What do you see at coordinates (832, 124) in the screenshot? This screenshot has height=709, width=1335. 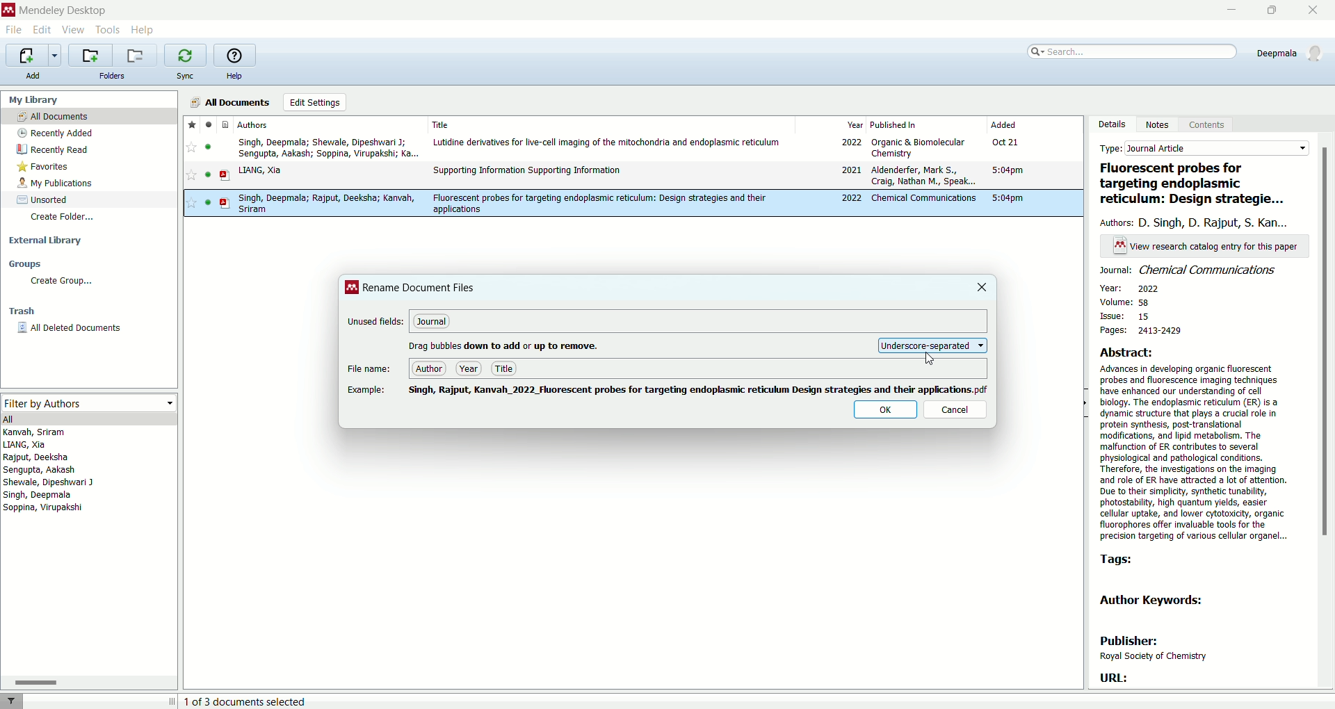 I see `year` at bounding box center [832, 124].